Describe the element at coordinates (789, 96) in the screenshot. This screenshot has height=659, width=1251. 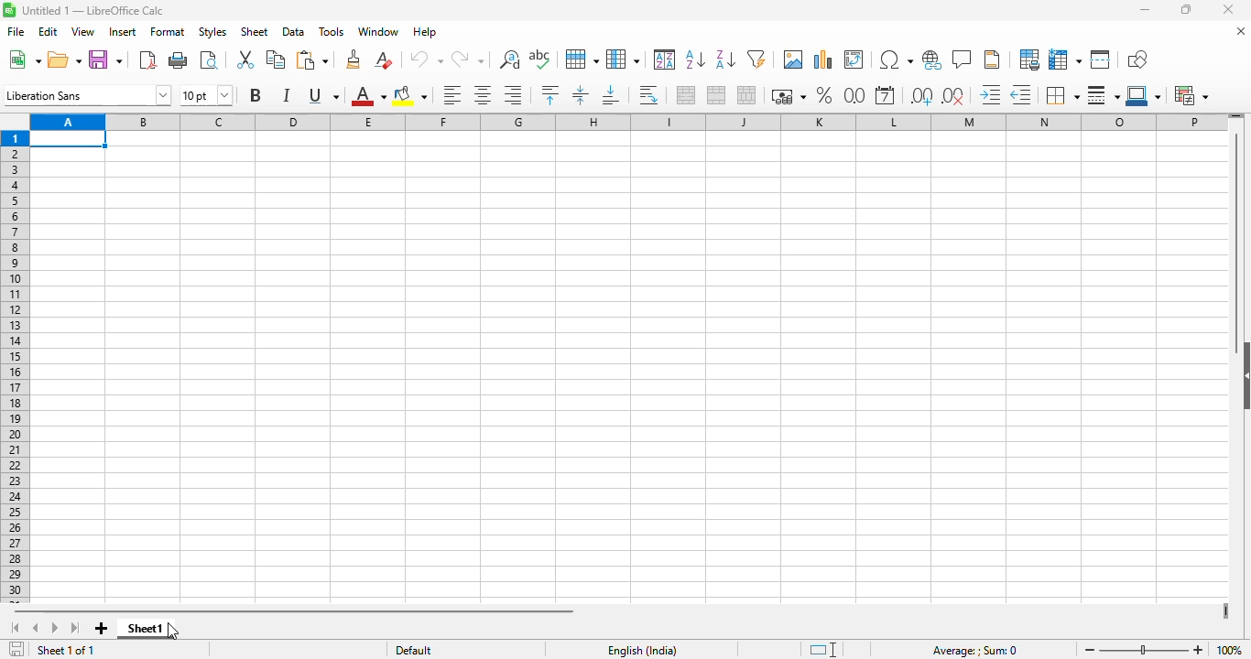
I see `format as currency` at that location.